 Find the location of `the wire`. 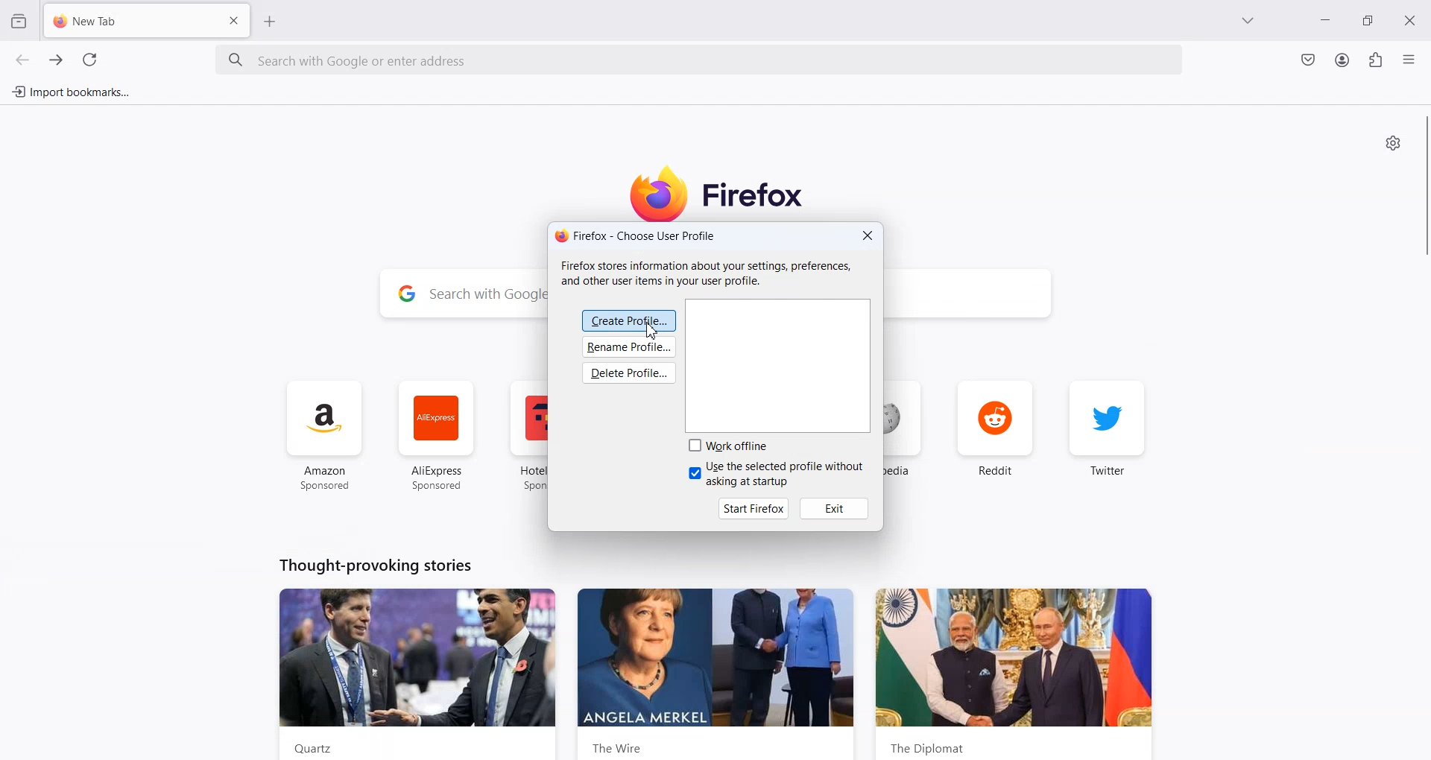

the wire is located at coordinates (717, 674).